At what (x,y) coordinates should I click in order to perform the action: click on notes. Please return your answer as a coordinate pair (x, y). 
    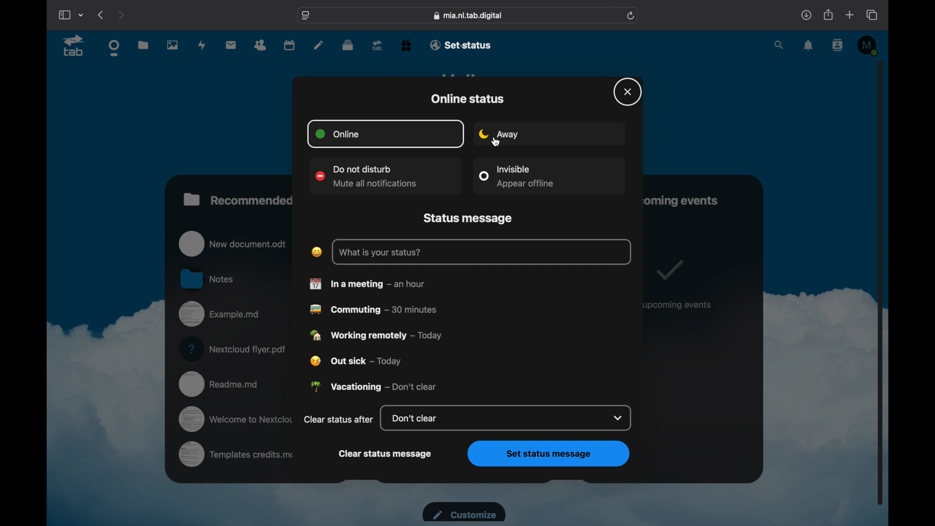
    Looking at the image, I should click on (208, 278).